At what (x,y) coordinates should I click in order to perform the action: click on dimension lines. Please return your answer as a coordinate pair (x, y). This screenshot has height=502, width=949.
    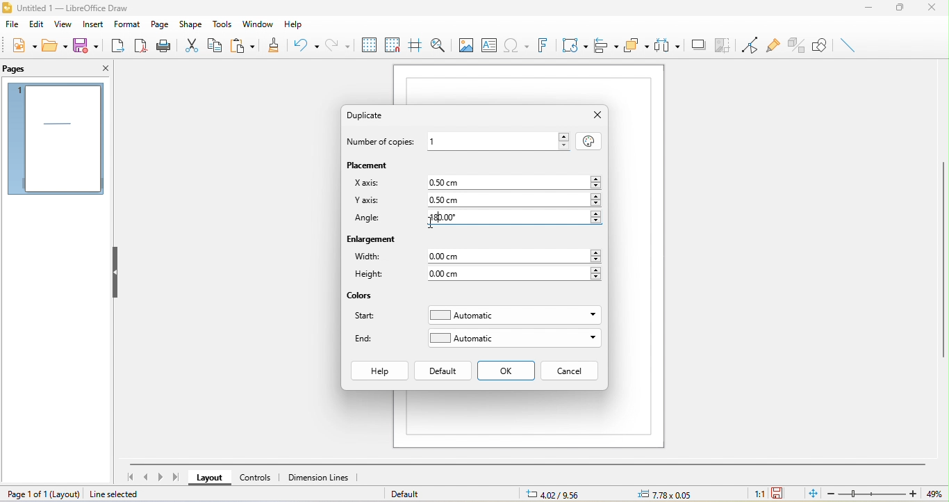
    Looking at the image, I should click on (324, 478).